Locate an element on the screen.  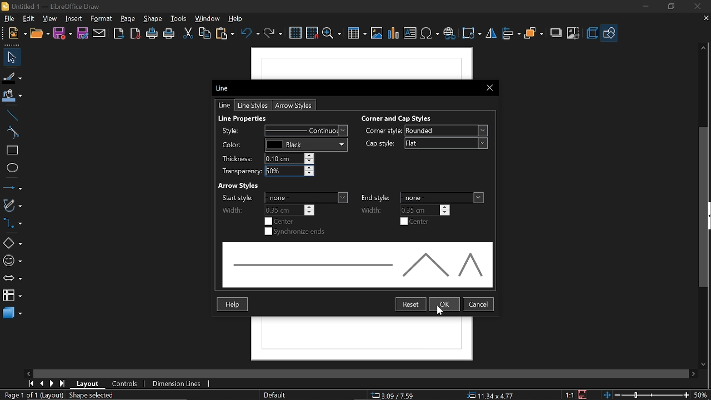
Cap style is located at coordinates (426, 143).